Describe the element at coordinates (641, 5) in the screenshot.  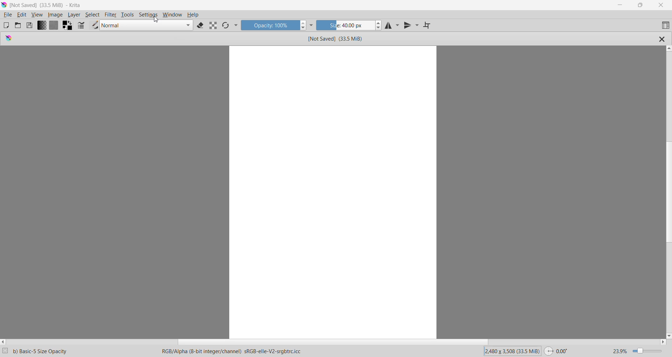
I see `Restore Down` at that location.